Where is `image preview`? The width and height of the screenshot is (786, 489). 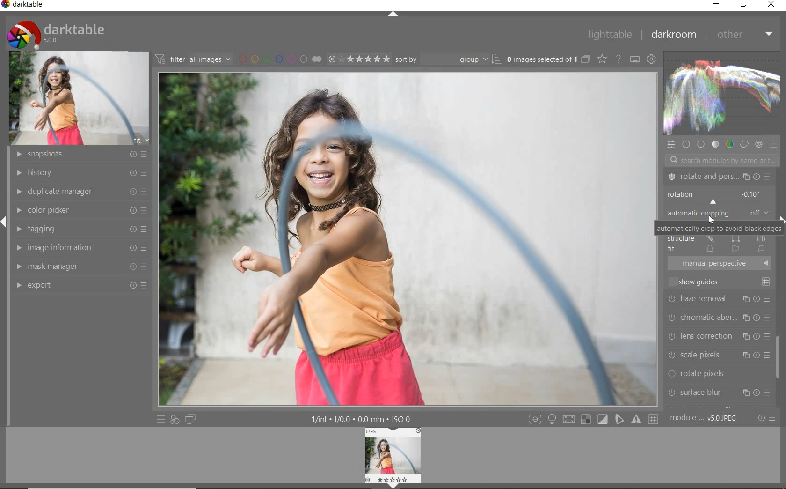 image preview is located at coordinates (394, 458).